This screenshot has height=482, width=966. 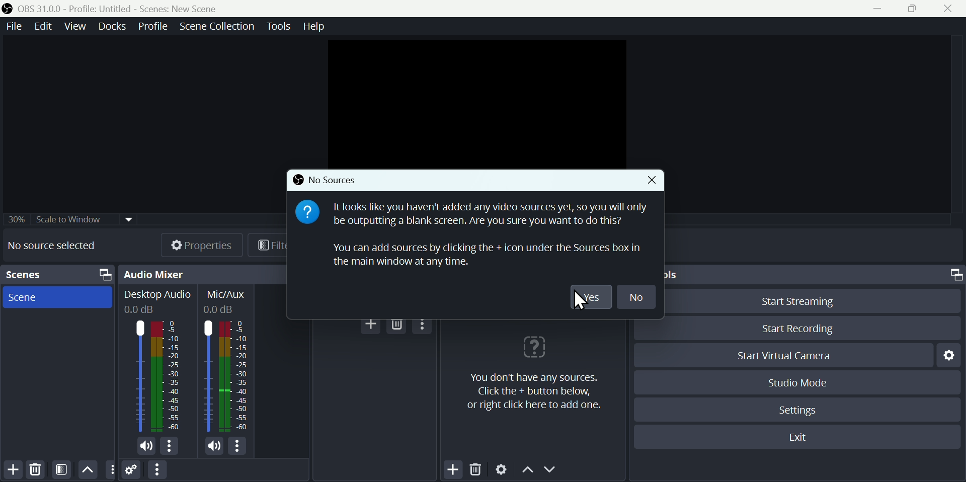 I want to click on Docks, so click(x=112, y=26).